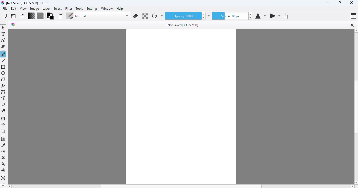  I want to click on horizontal mirror tool, so click(261, 16).